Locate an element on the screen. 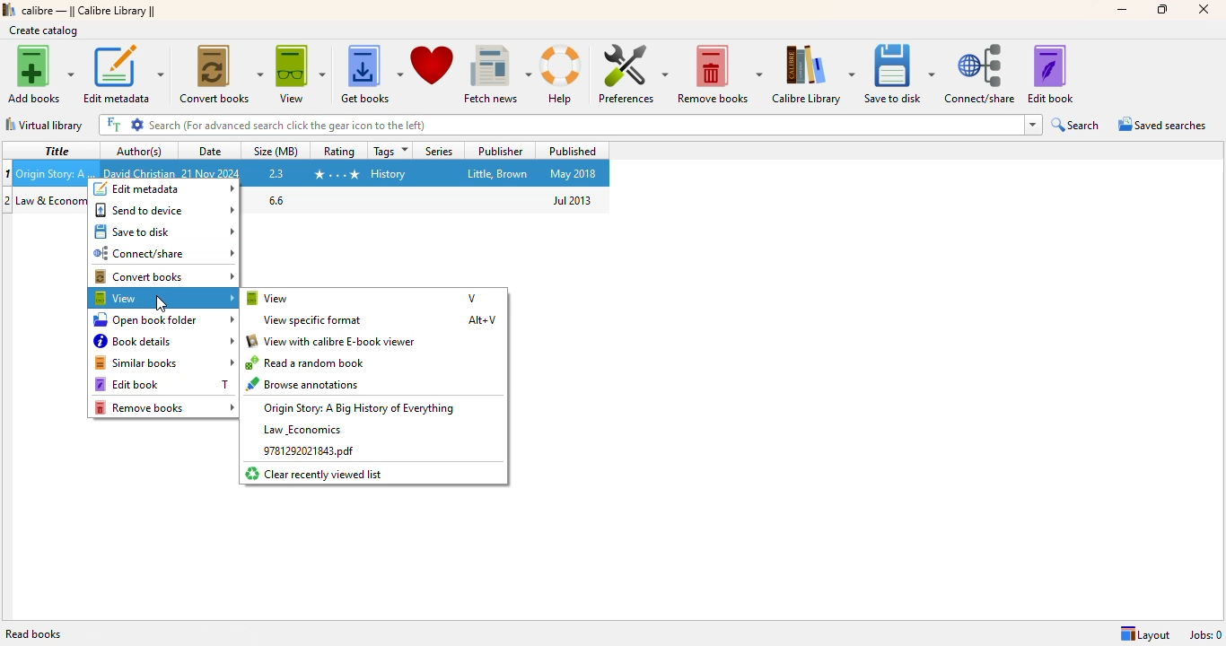  layout is located at coordinates (1144, 635).